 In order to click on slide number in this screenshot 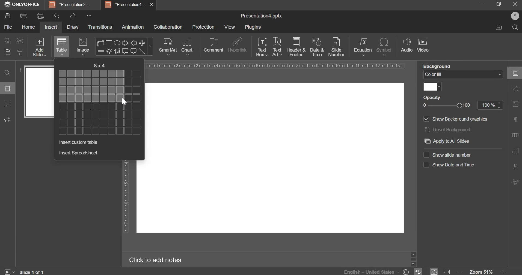, I will do `click(338, 47)`.